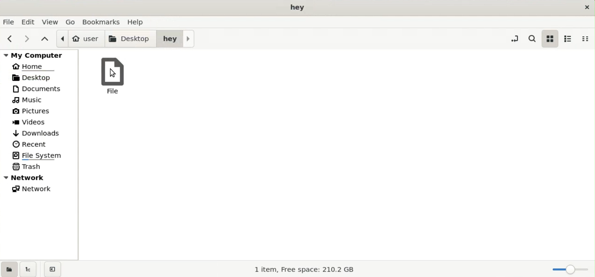  What do you see at coordinates (34, 113) in the screenshot?
I see `pictures` at bounding box center [34, 113].